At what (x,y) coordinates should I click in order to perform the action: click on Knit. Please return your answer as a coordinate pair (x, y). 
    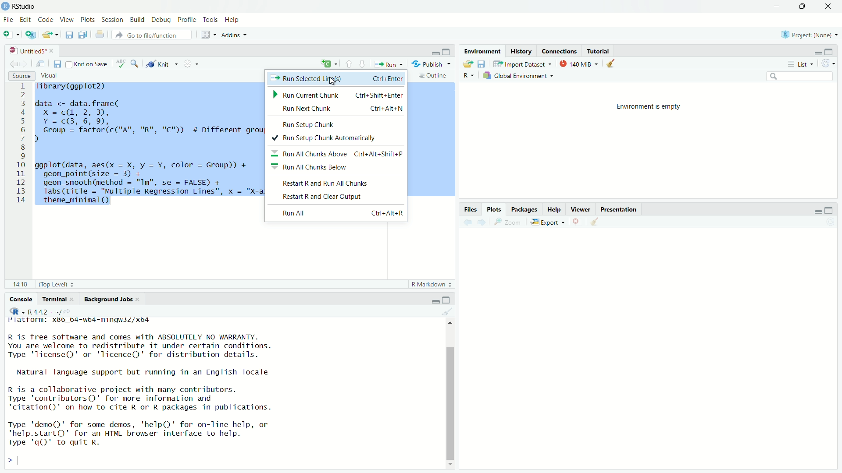
    Looking at the image, I should click on (163, 64).